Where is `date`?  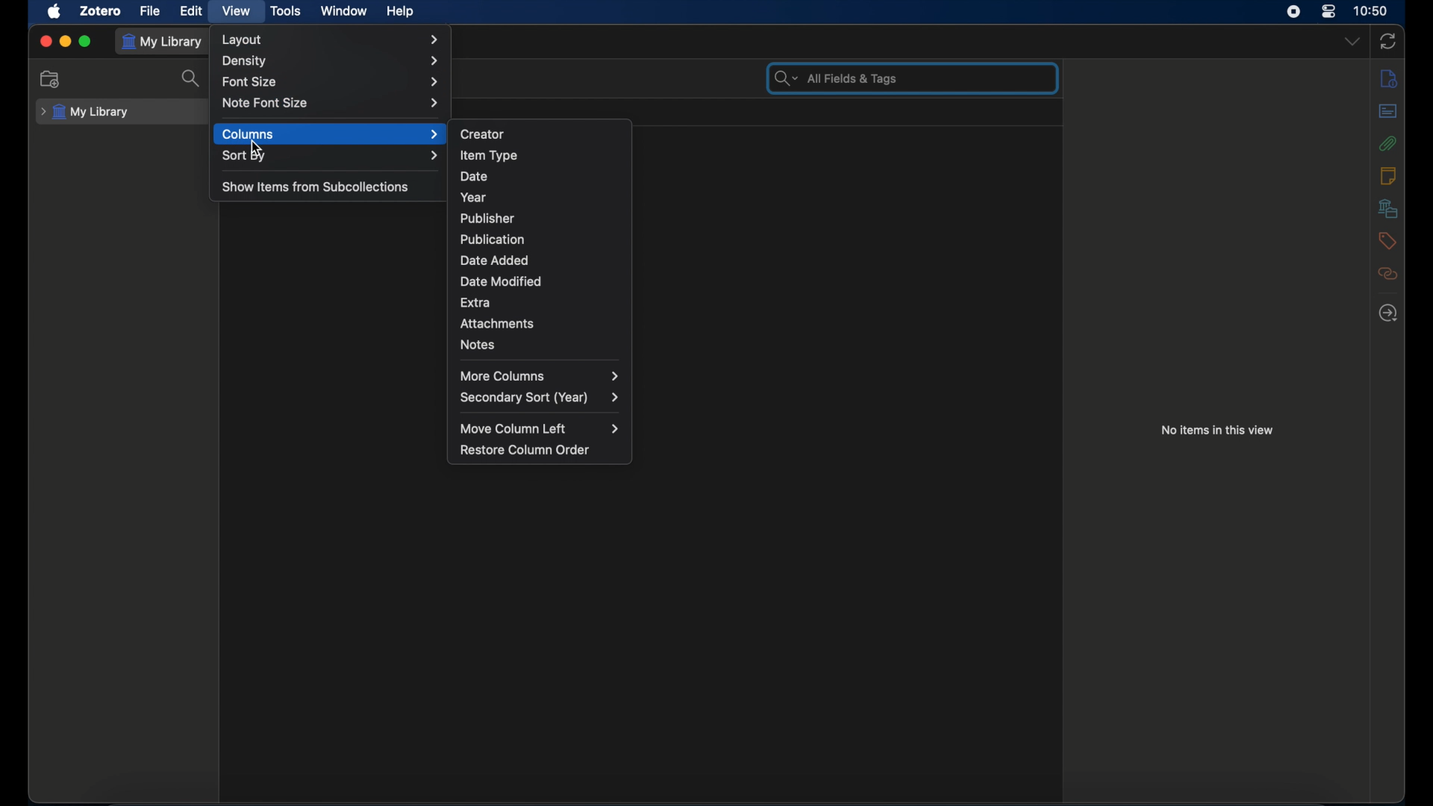
date is located at coordinates (475, 176).